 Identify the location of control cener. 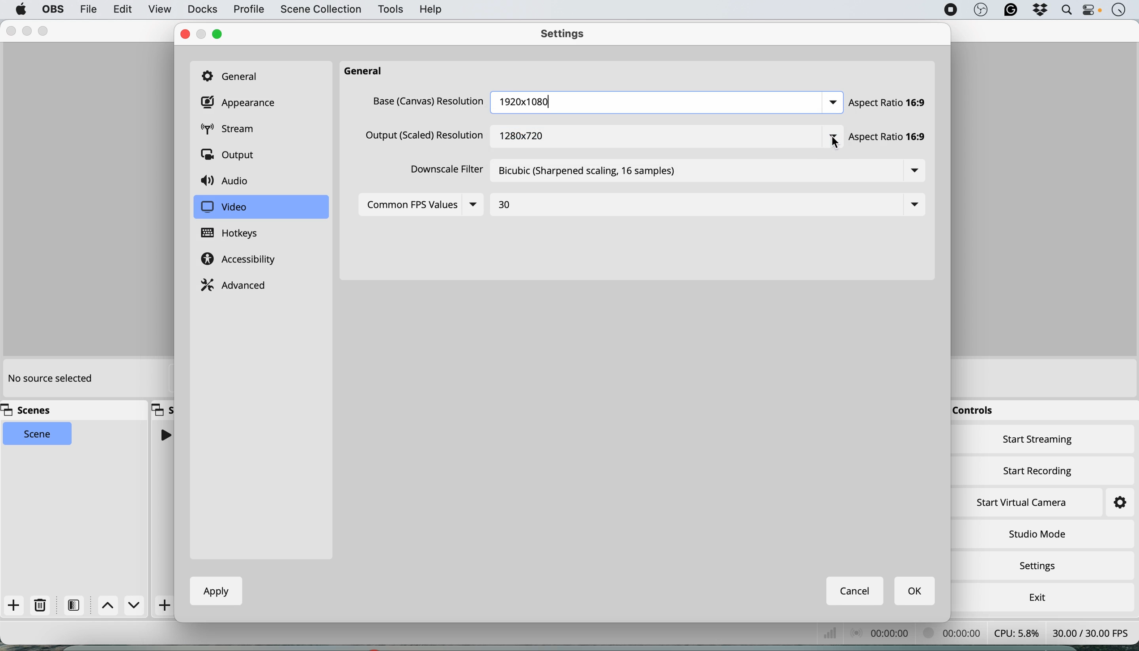
(1092, 12).